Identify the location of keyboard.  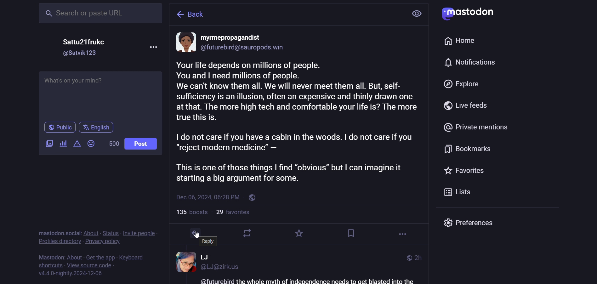
(133, 257).